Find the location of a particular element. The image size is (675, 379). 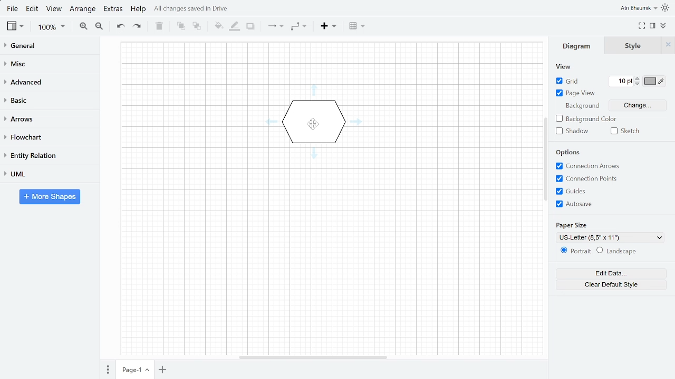

Landscape is located at coordinates (617, 251).